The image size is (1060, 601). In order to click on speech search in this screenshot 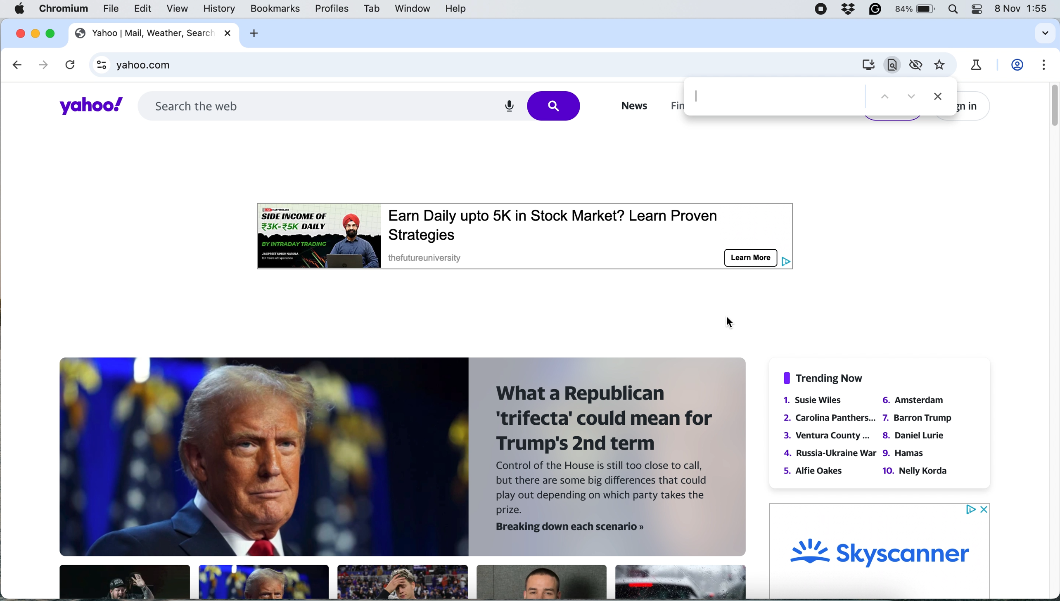, I will do `click(507, 106)`.